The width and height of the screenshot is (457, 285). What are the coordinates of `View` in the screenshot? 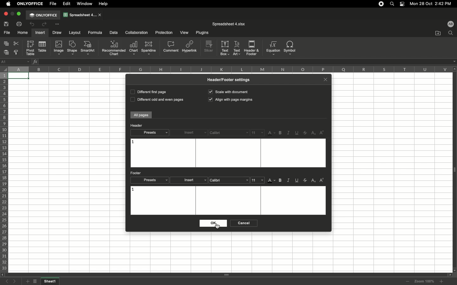 It's located at (184, 33).